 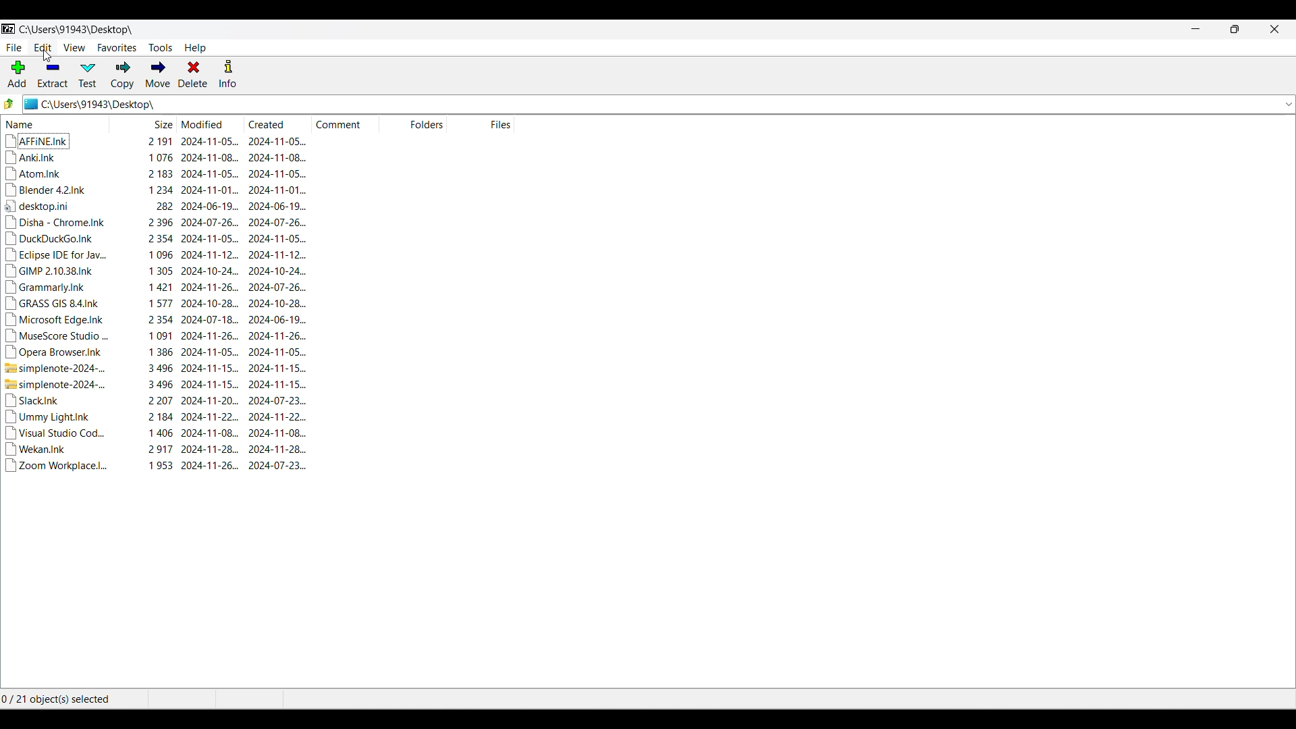 What do you see at coordinates (53, 75) in the screenshot?
I see `Extract` at bounding box center [53, 75].